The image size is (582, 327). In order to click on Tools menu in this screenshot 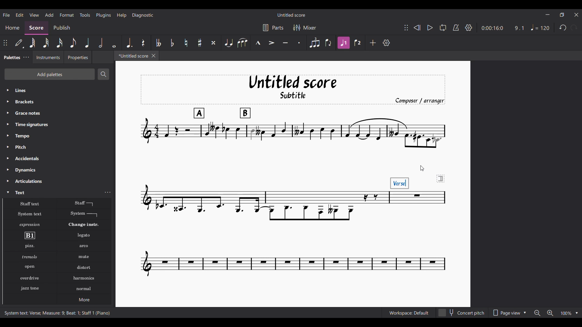, I will do `click(85, 15)`.